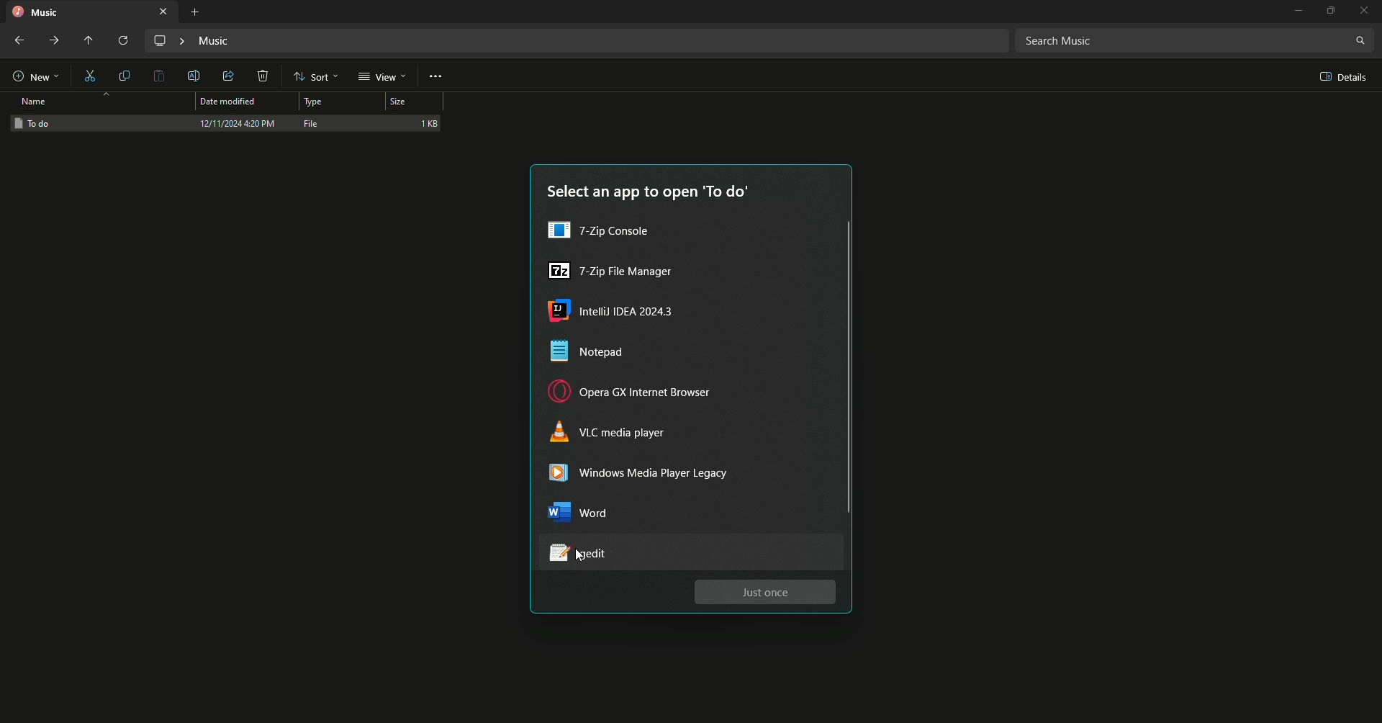 Image resolution: width=1382 pixels, height=723 pixels. What do you see at coordinates (125, 40) in the screenshot?
I see `Reload` at bounding box center [125, 40].